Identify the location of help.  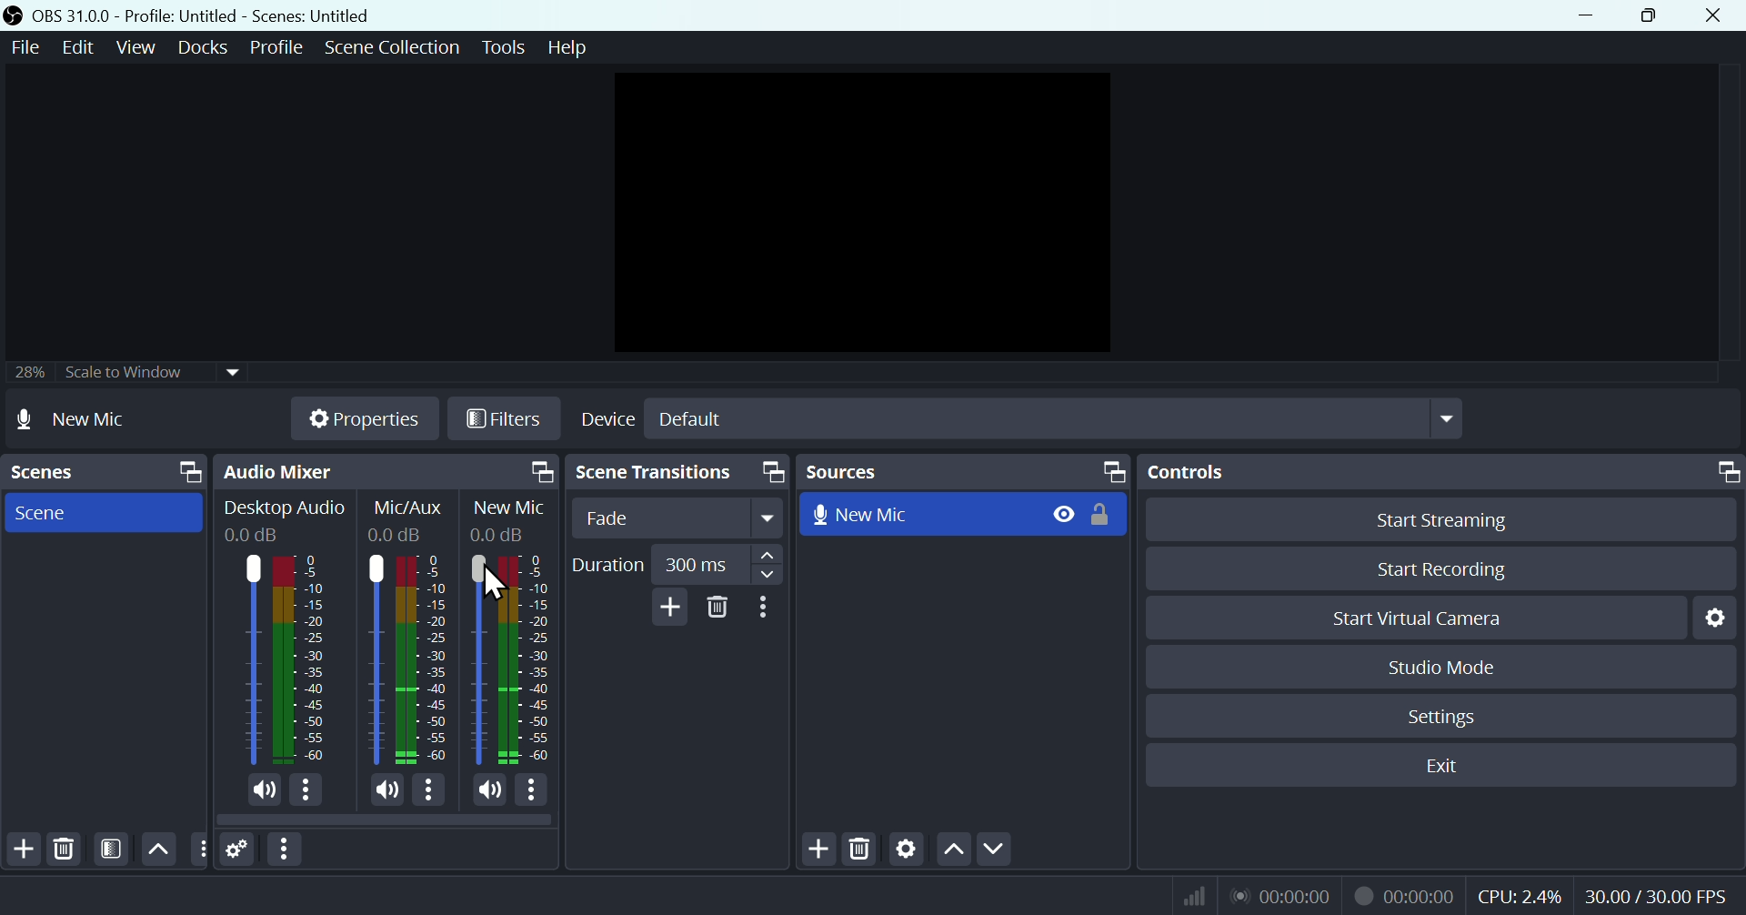
(567, 47).